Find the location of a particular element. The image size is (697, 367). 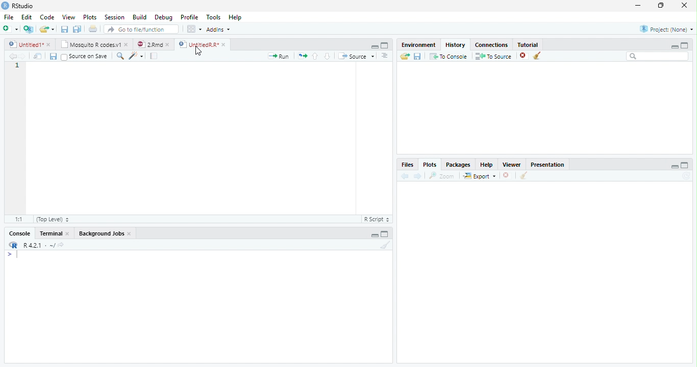

Maximize is located at coordinates (684, 166).